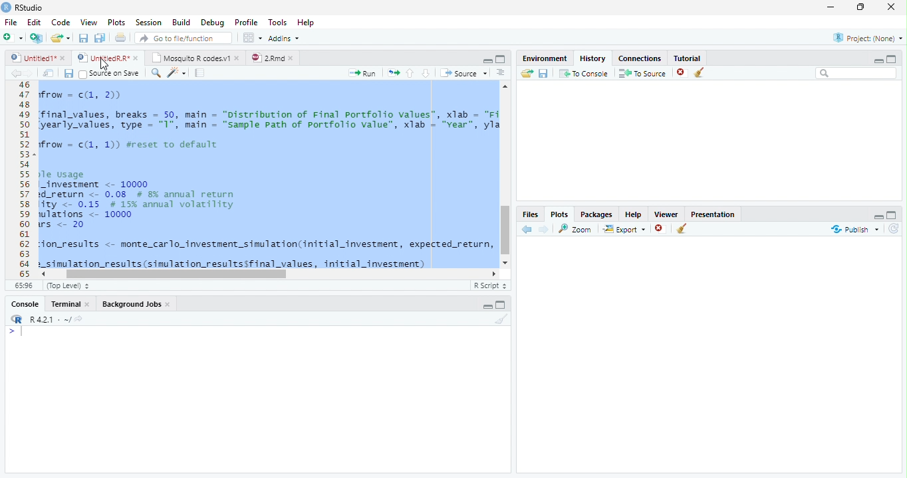 Image resolution: width=907 pixels, height=478 pixels. I want to click on Find and replace, so click(156, 73).